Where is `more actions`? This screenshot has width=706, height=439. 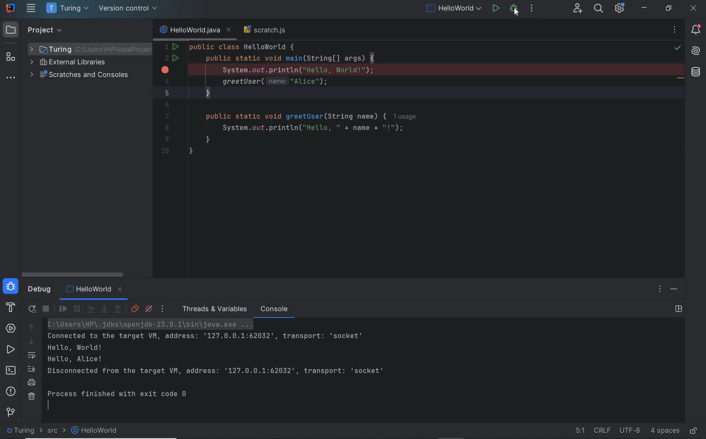
more actions is located at coordinates (552, 9).